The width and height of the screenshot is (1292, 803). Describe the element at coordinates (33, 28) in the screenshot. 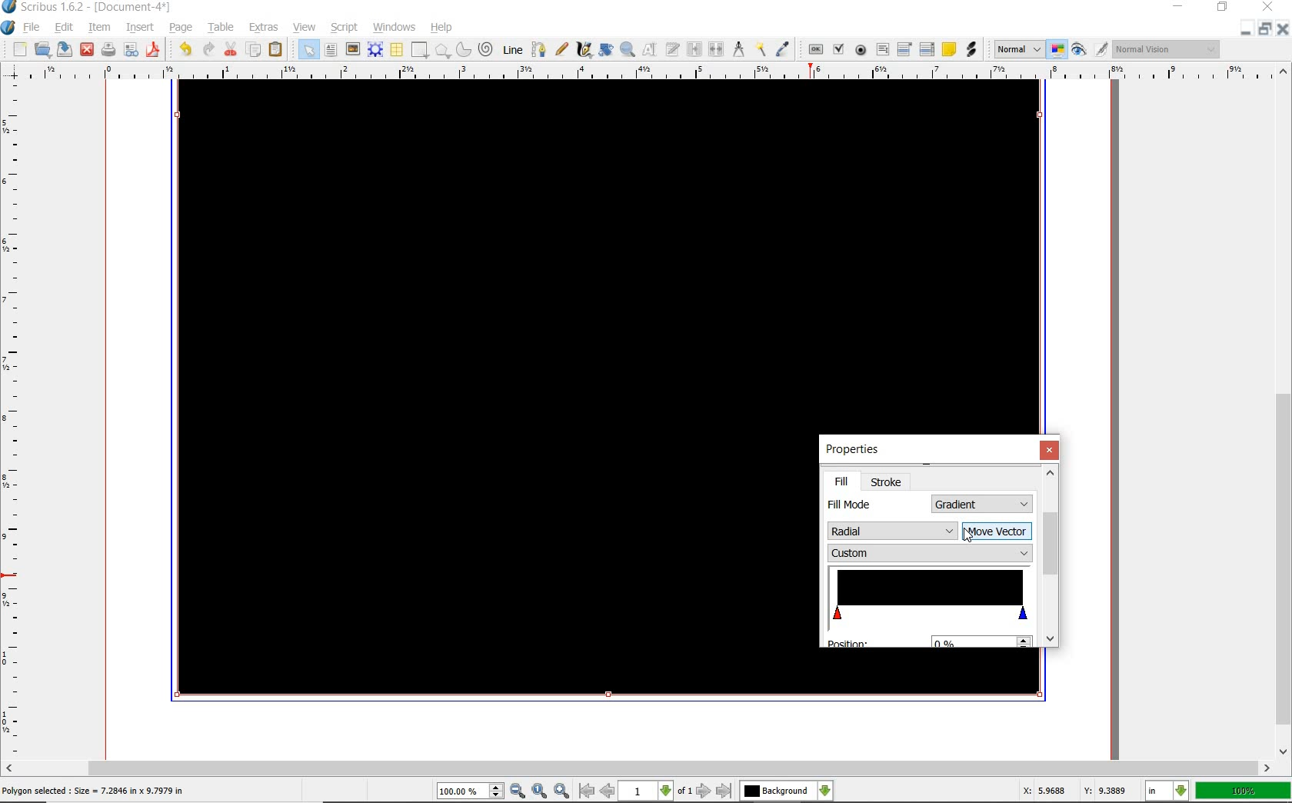

I see `file` at that location.